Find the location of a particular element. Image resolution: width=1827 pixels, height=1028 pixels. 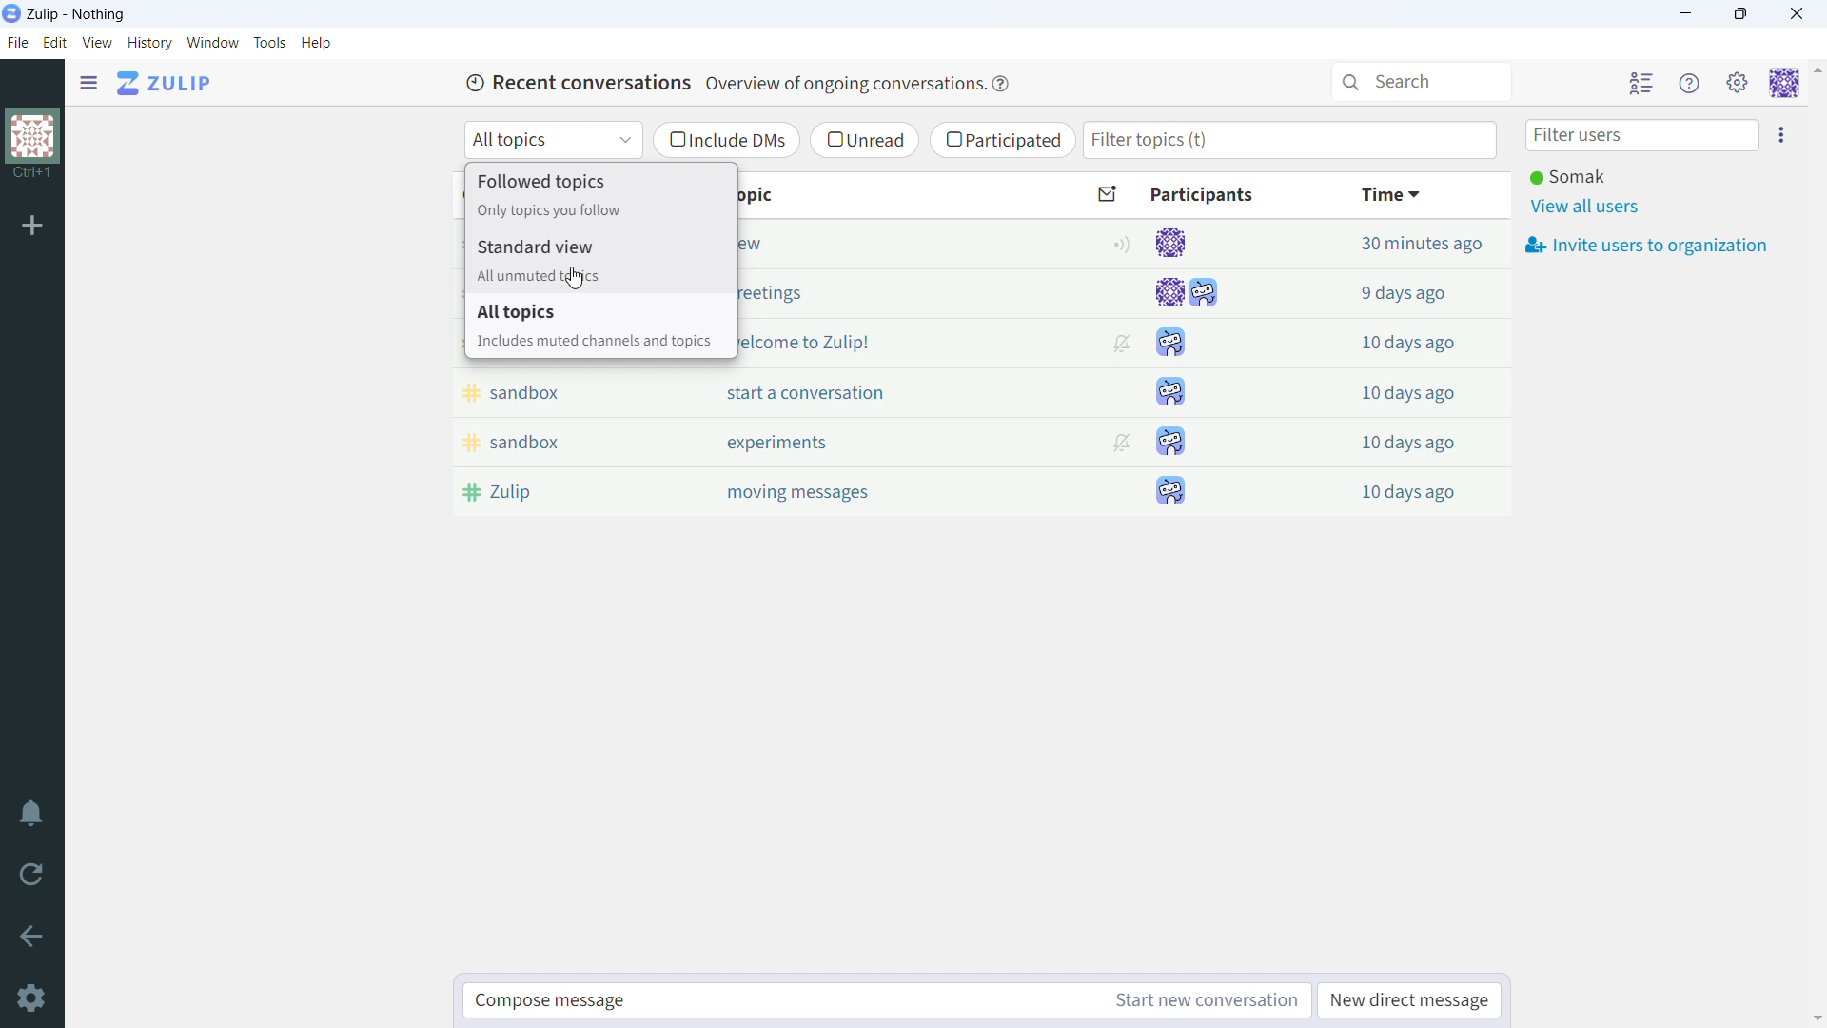

close is located at coordinates (1795, 13).